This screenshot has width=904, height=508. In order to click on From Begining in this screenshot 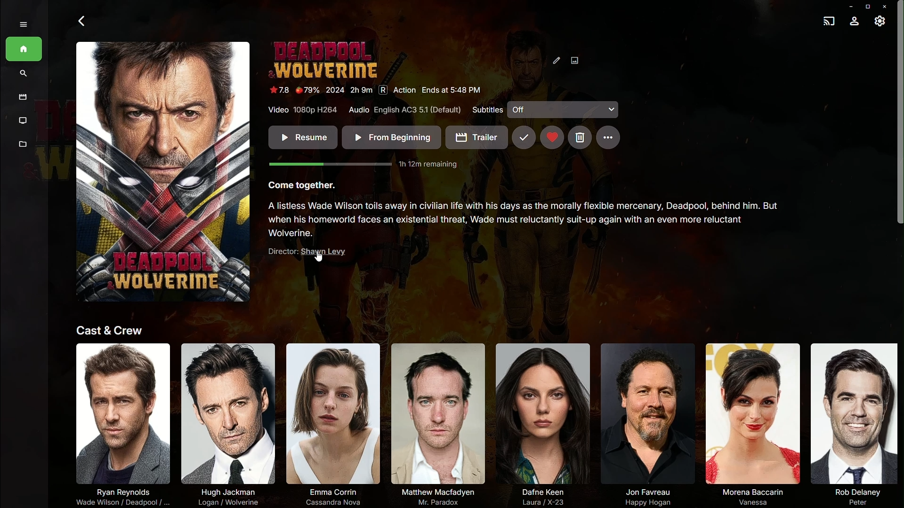, I will do `click(391, 137)`.